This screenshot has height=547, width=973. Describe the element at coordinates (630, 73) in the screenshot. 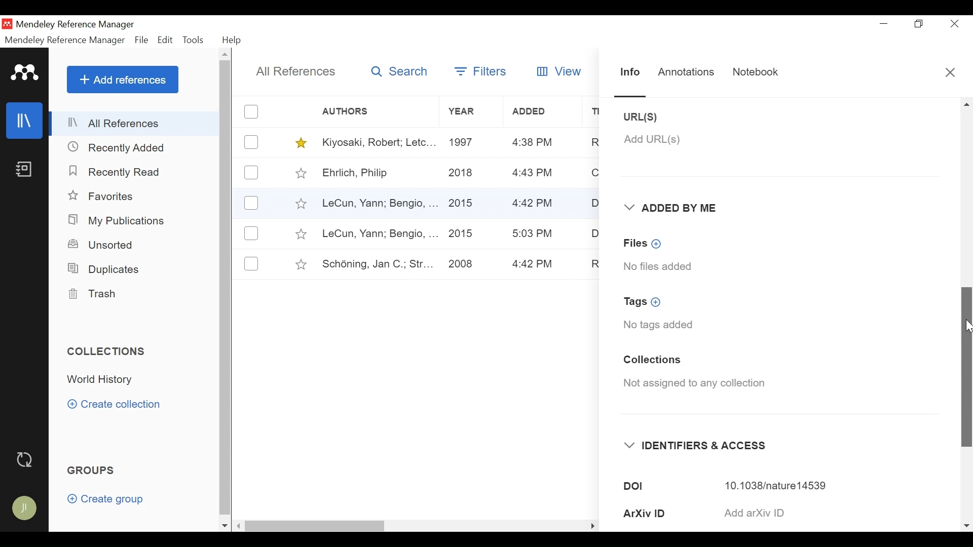

I see `Info` at that location.